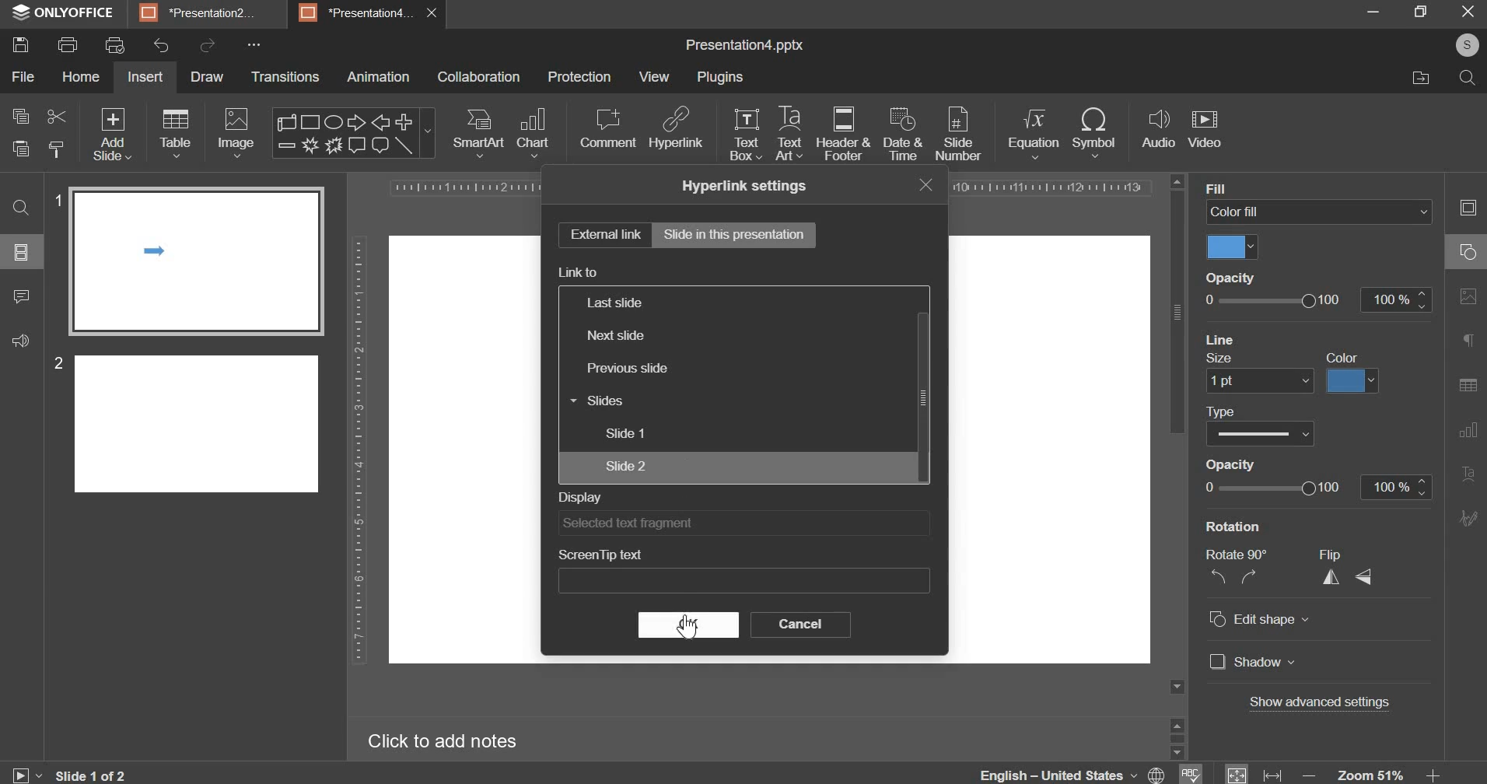 The height and width of the screenshot is (784, 1487). What do you see at coordinates (755, 186) in the screenshot?
I see `Hyperlink settings` at bounding box center [755, 186].